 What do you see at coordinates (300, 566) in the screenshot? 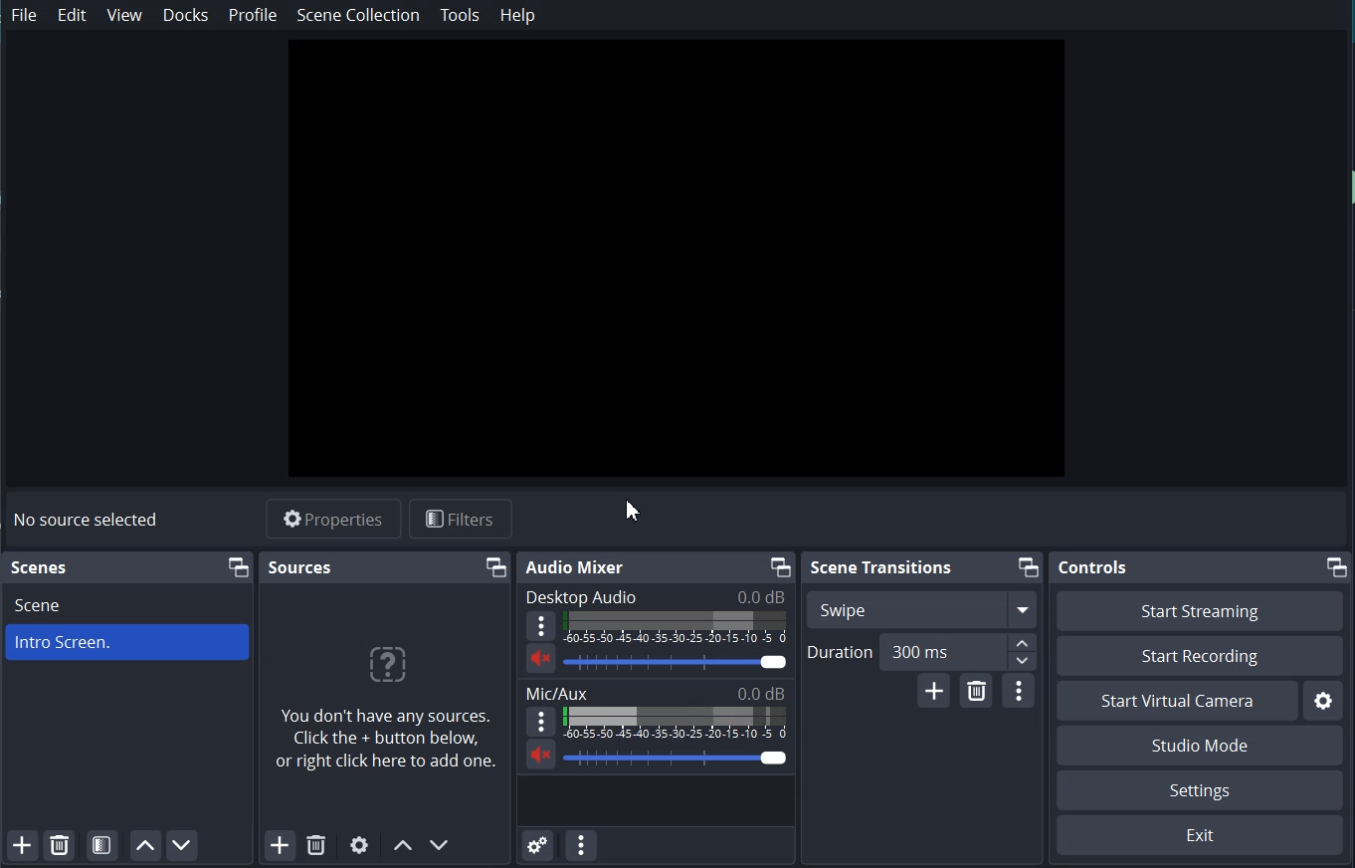
I see `Source` at bounding box center [300, 566].